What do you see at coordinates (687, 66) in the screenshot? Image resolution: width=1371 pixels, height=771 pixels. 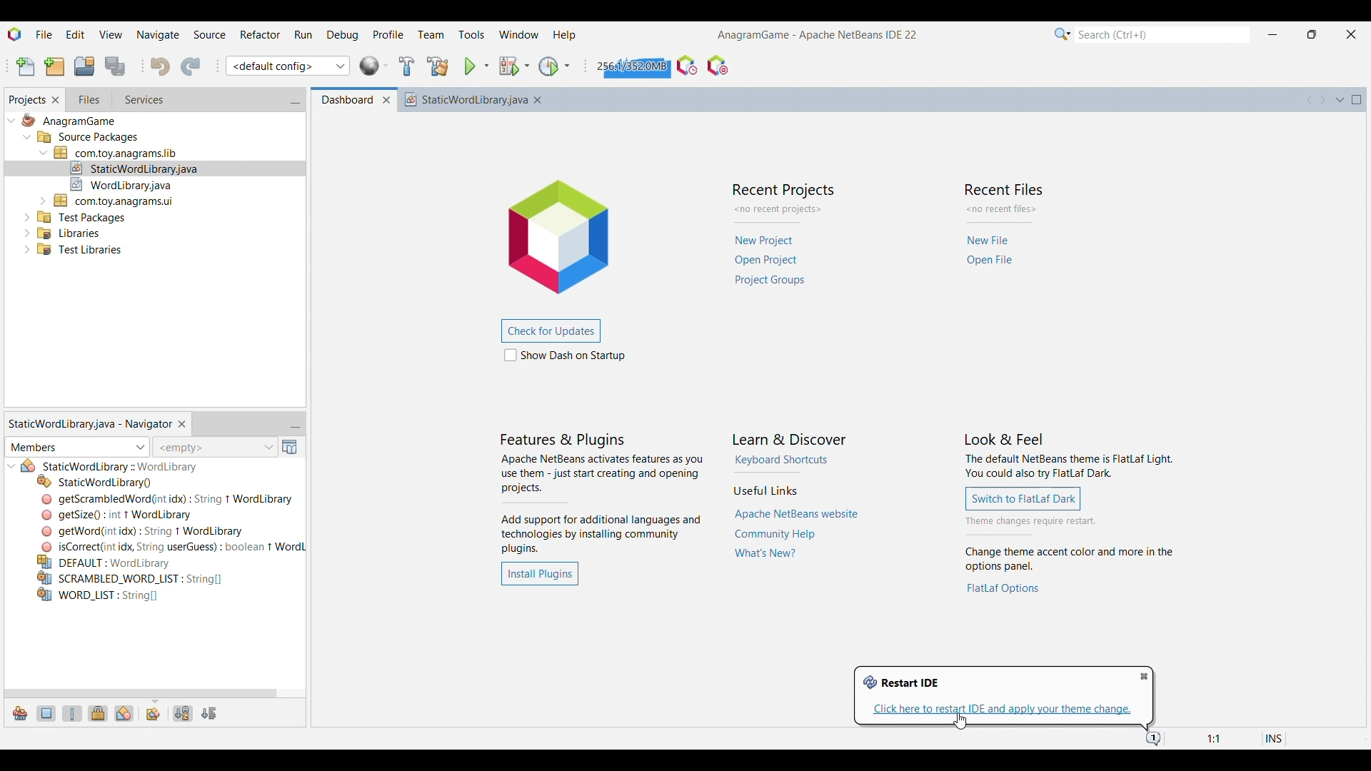 I see `Profile UDE` at bounding box center [687, 66].